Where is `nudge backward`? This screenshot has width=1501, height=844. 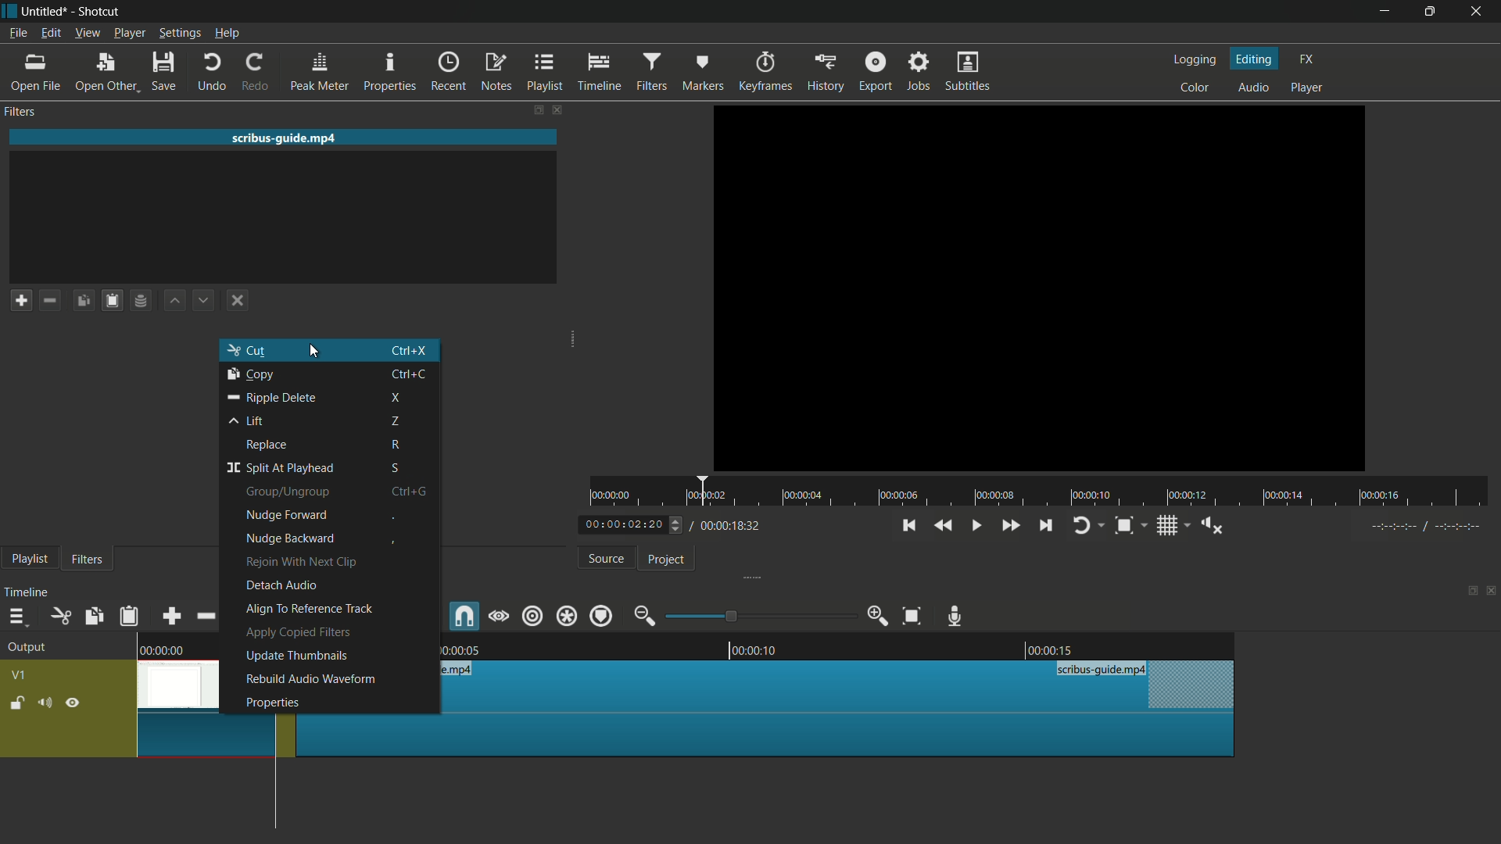
nudge backward is located at coordinates (289, 539).